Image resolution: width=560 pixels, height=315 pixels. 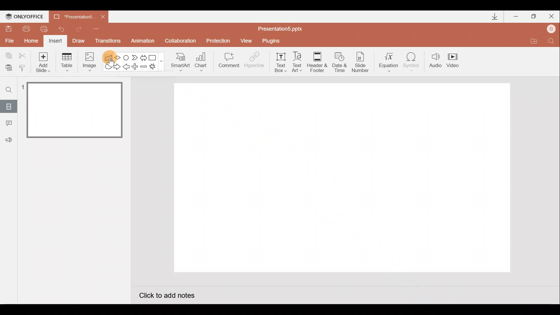 What do you see at coordinates (178, 62) in the screenshot?
I see `SmartArt` at bounding box center [178, 62].